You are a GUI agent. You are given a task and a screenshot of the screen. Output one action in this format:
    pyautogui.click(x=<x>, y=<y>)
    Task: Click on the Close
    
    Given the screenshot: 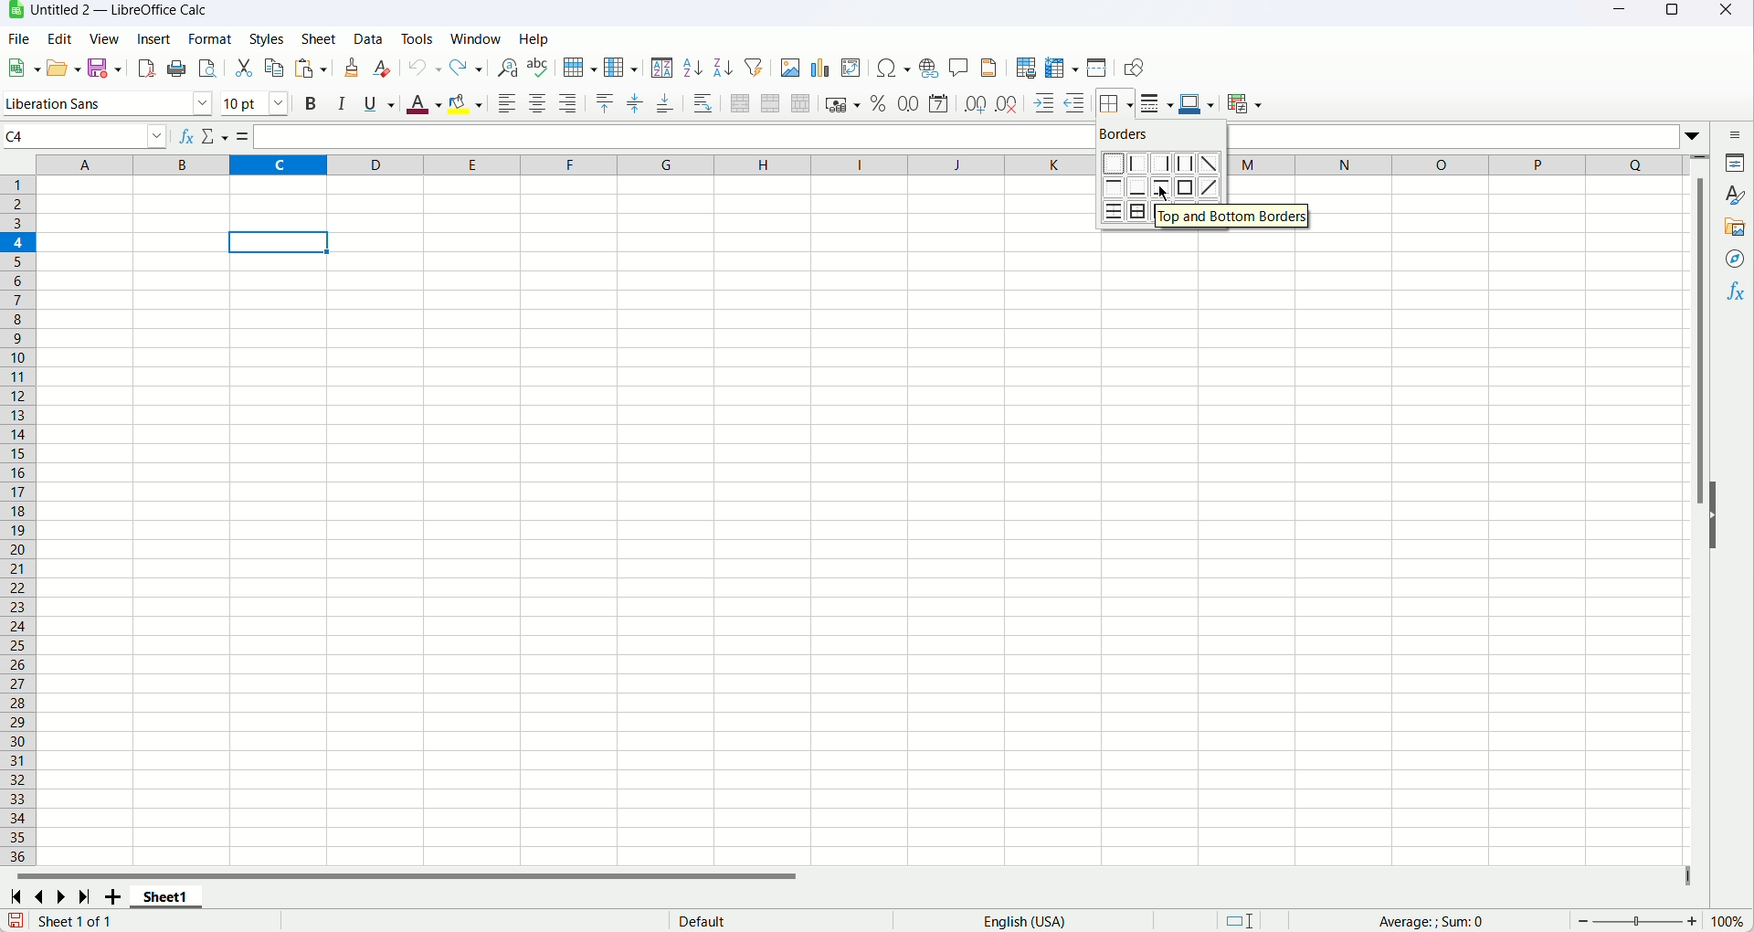 What is the action you would take?
    pyautogui.click(x=1730, y=14)
    